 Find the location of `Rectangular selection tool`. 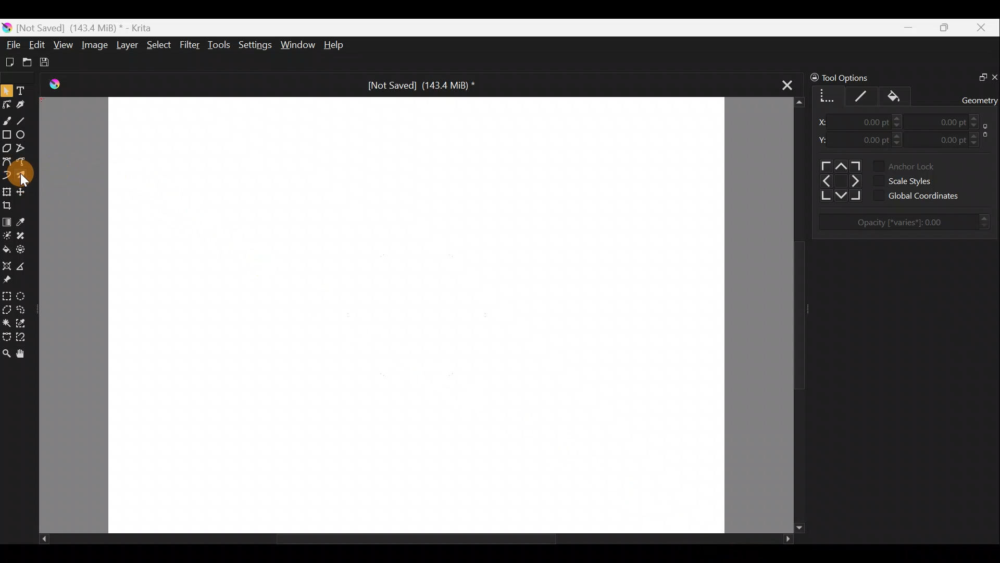

Rectangular selection tool is located at coordinates (6, 295).